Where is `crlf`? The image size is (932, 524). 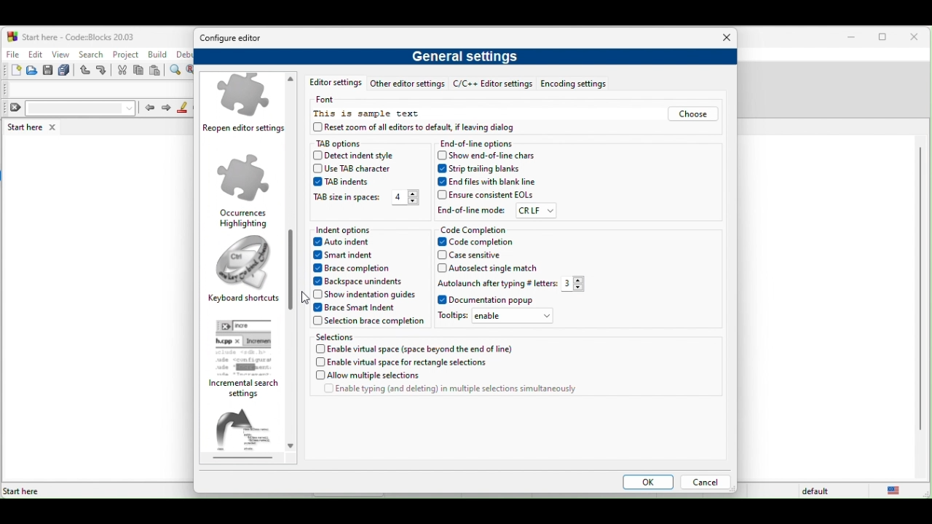
crlf is located at coordinates (536, 211).